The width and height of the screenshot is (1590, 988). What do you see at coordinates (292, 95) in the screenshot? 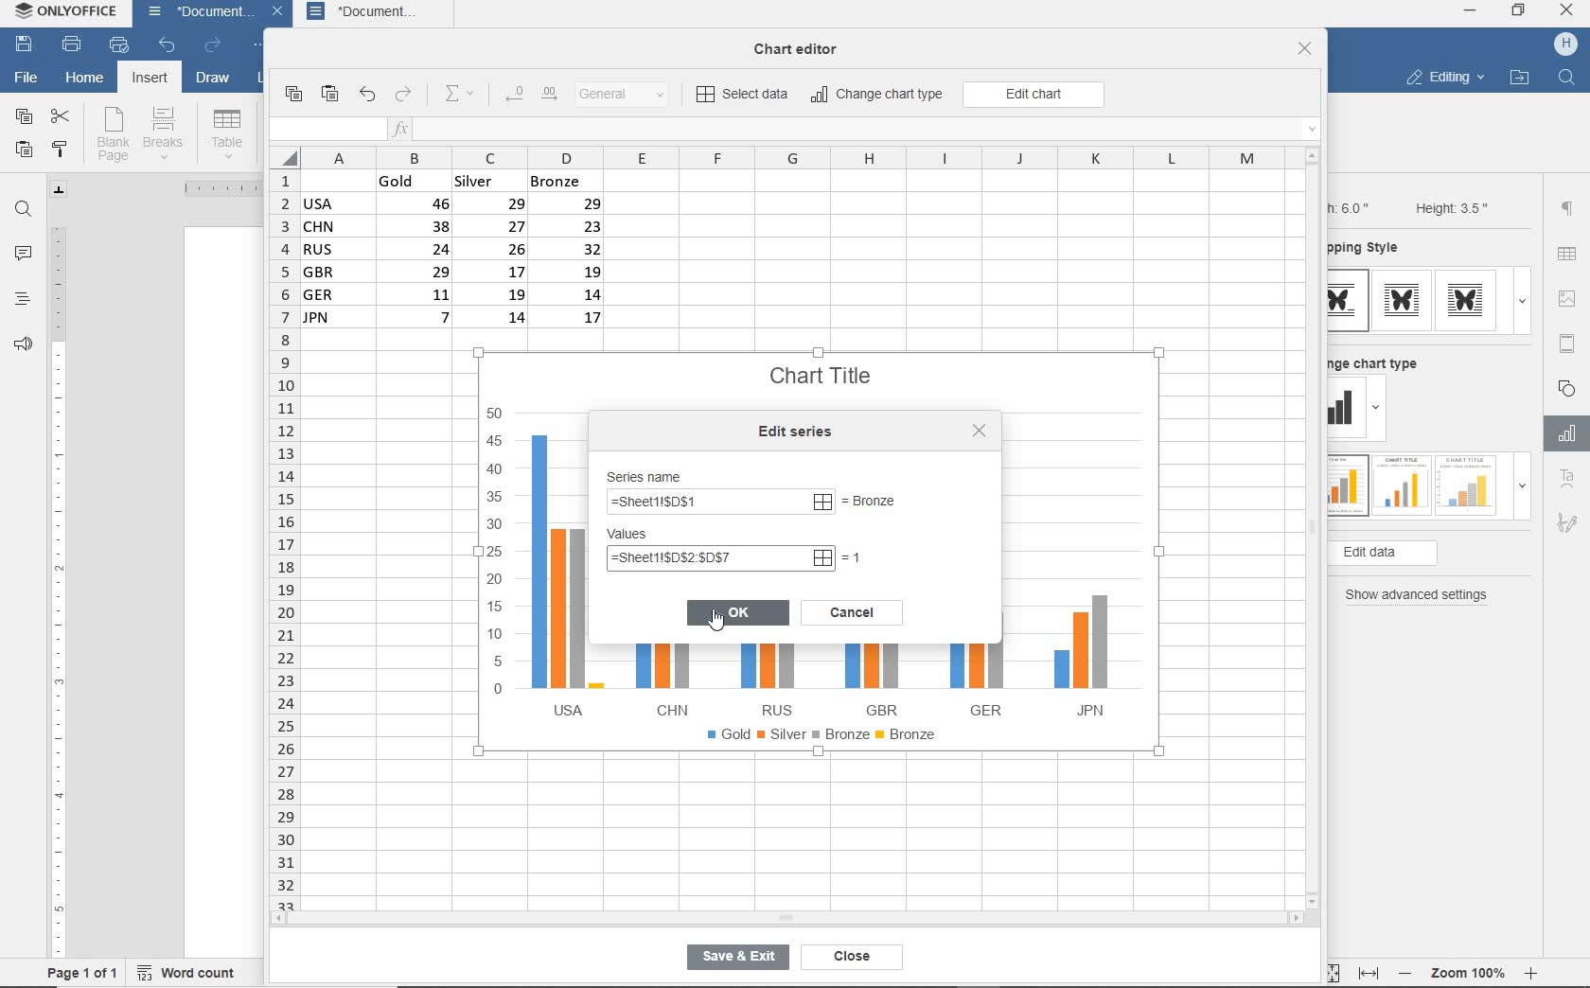
I see `copy` at bounding box center [292, 95].